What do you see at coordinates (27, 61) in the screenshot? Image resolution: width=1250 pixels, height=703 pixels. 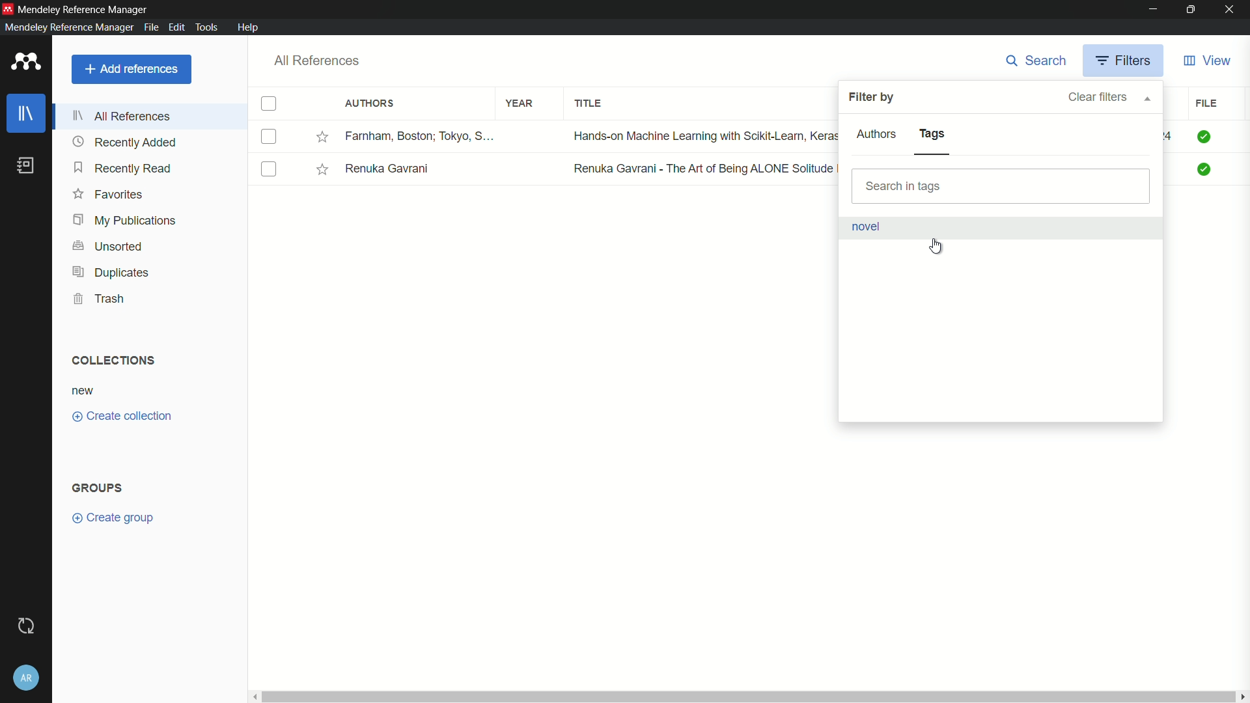 I see `app icon` at bounding box center [27, 61].